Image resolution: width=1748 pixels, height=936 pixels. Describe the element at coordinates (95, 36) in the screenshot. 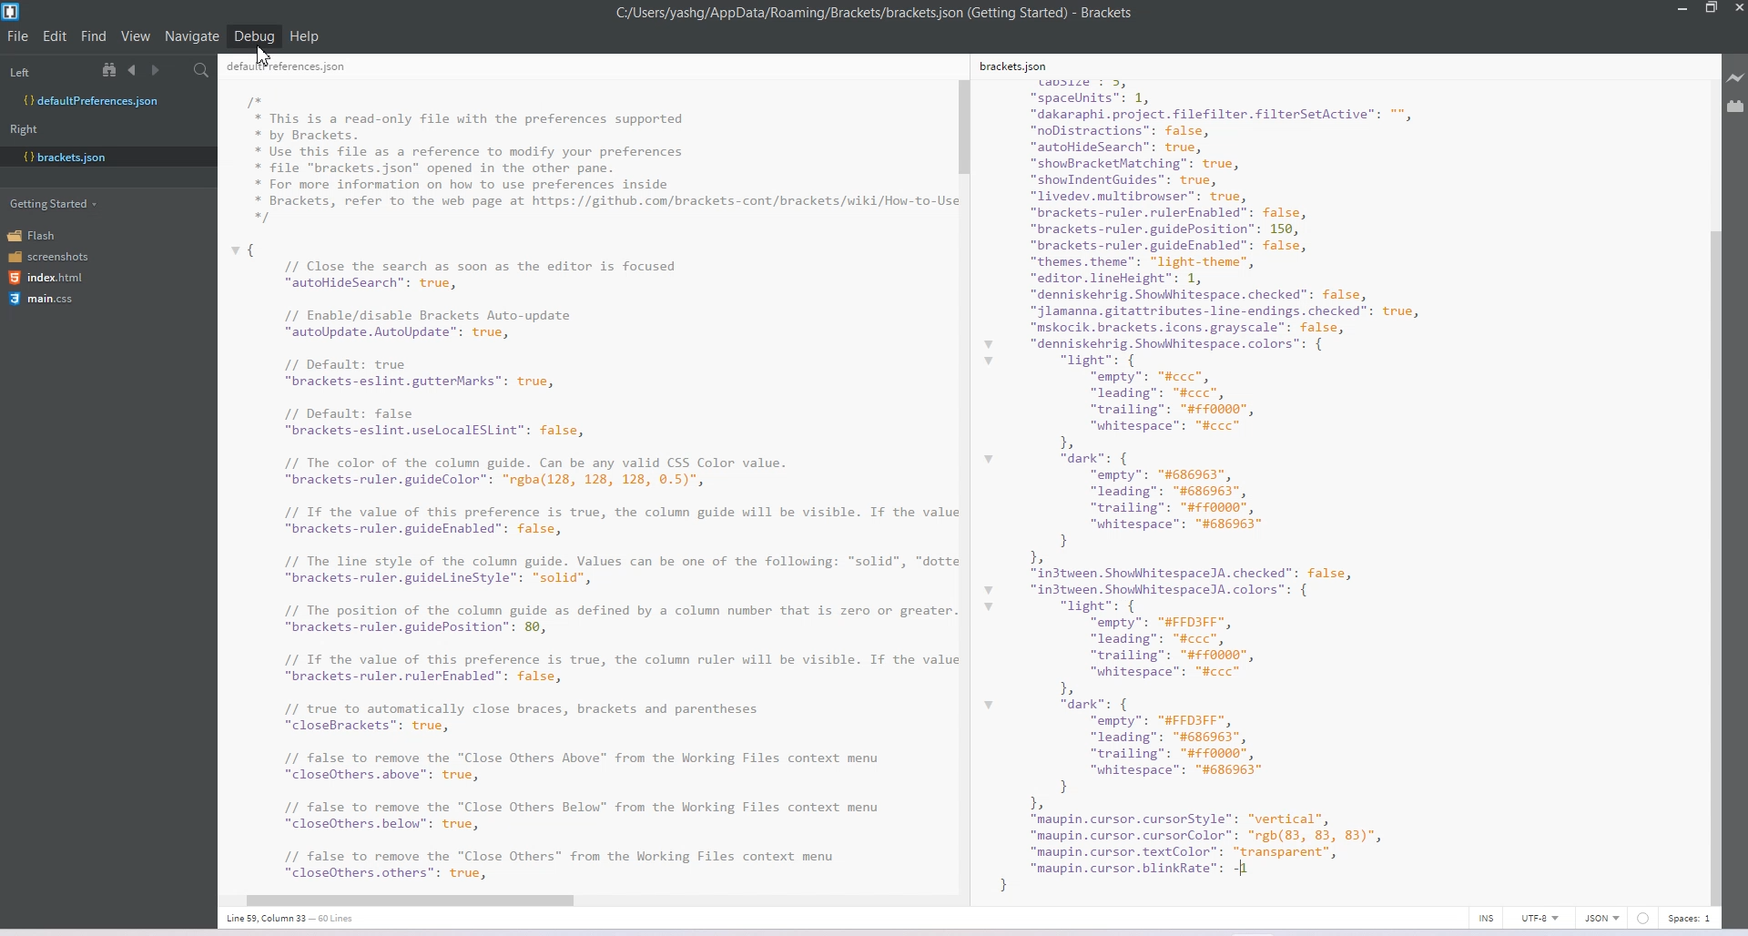

I see `Find` at that location.